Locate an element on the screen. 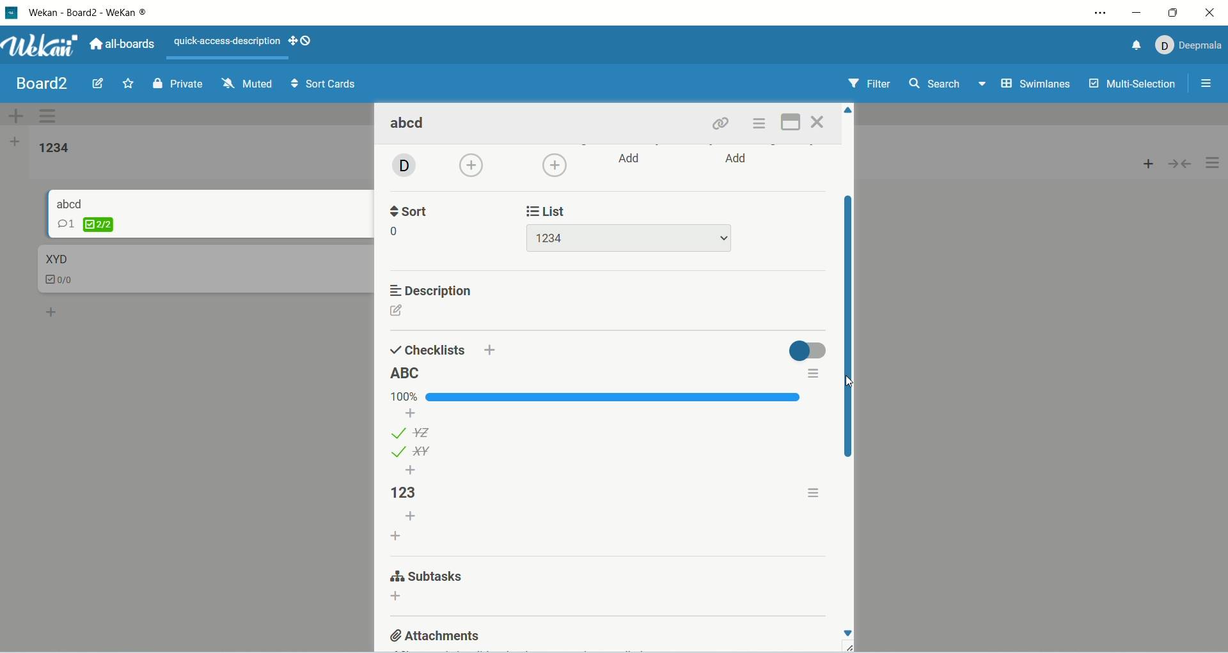 The width and height of the screenshot is (1228, 653). Down is located at coordinates (847, 633).